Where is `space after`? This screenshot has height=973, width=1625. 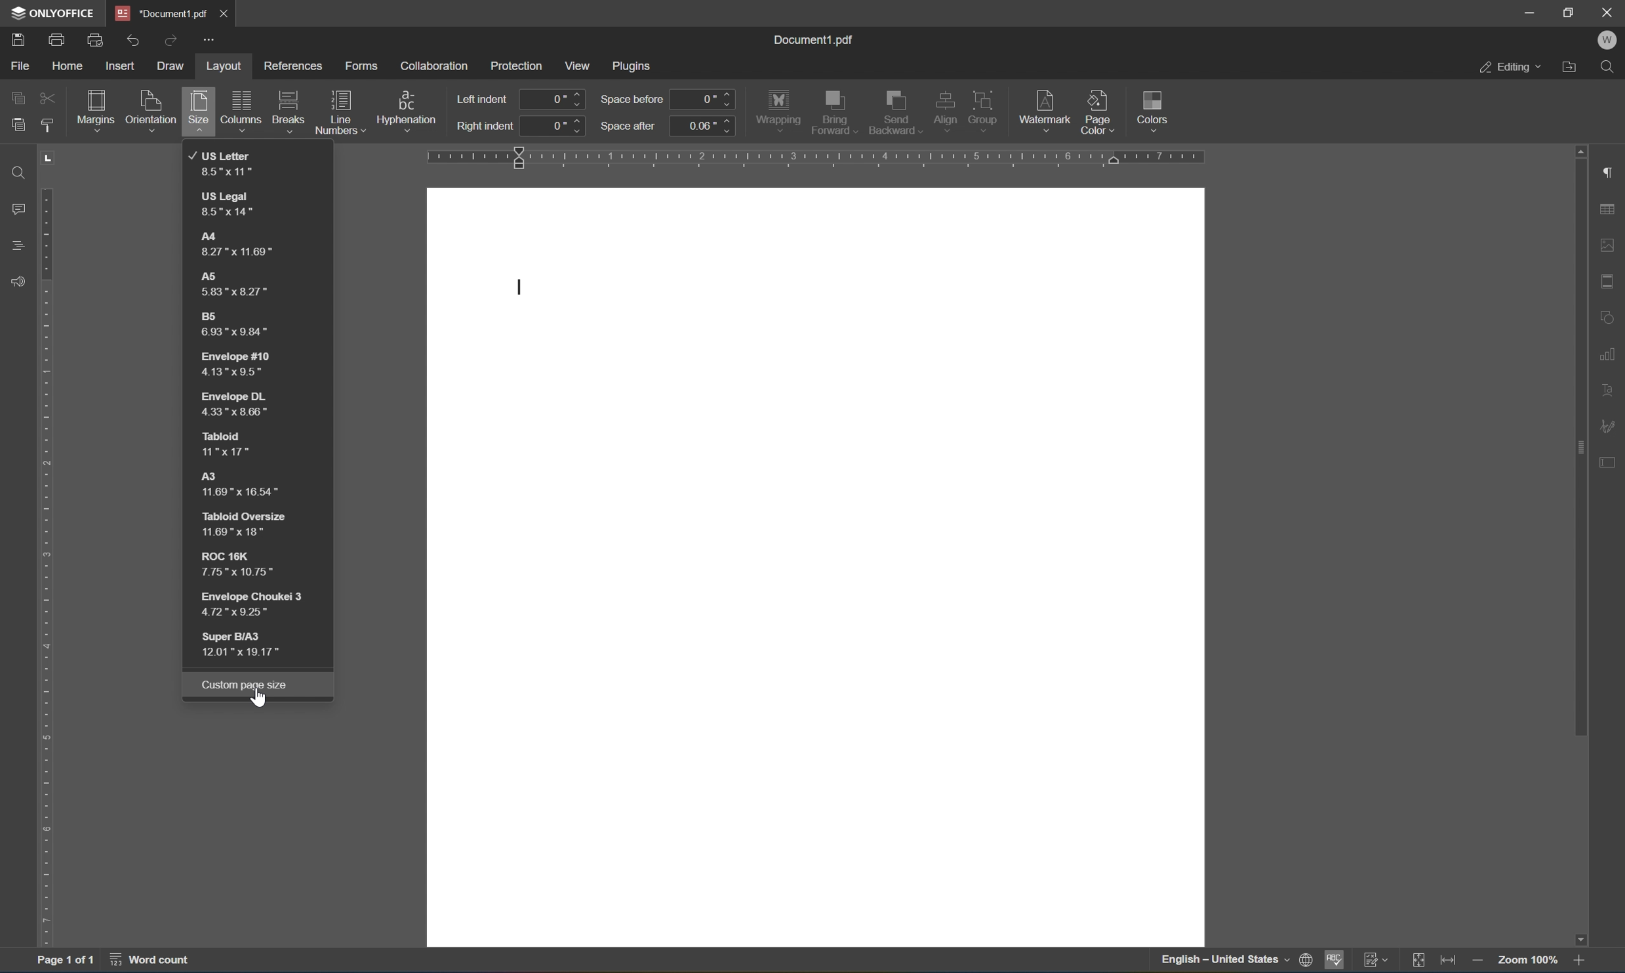
space after is located at coordinates (629, 125).